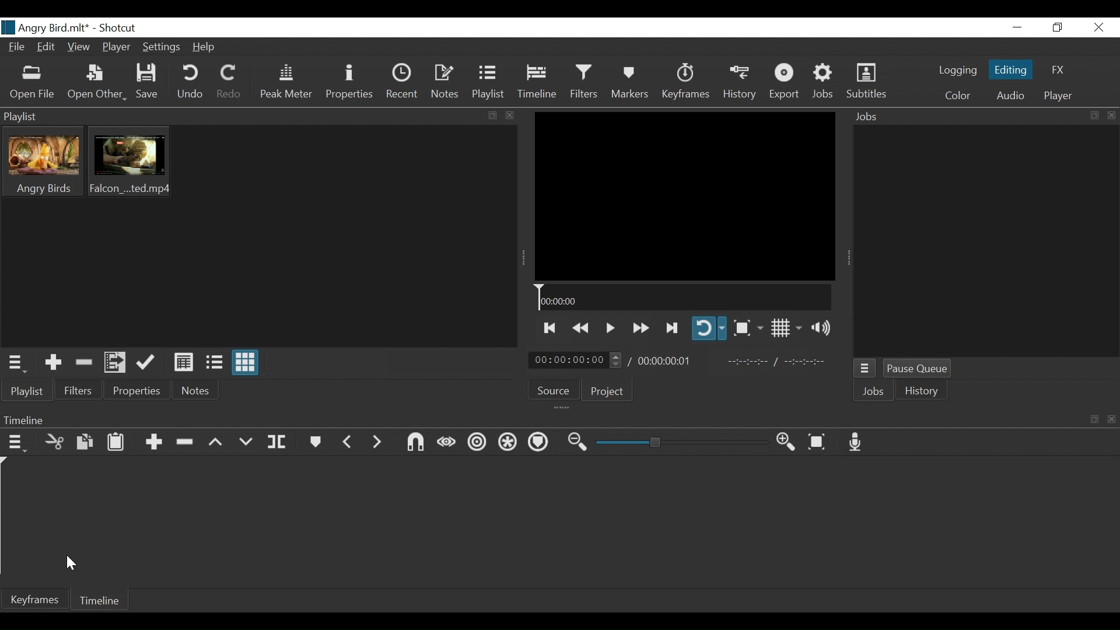  Describe the element at coordinates (155, 442) in the screenshot. I see `Append` at that location.